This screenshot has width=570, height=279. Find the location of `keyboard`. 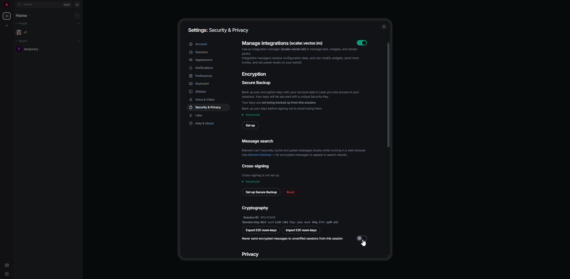

keyboard is located at coordinates (199, 84).